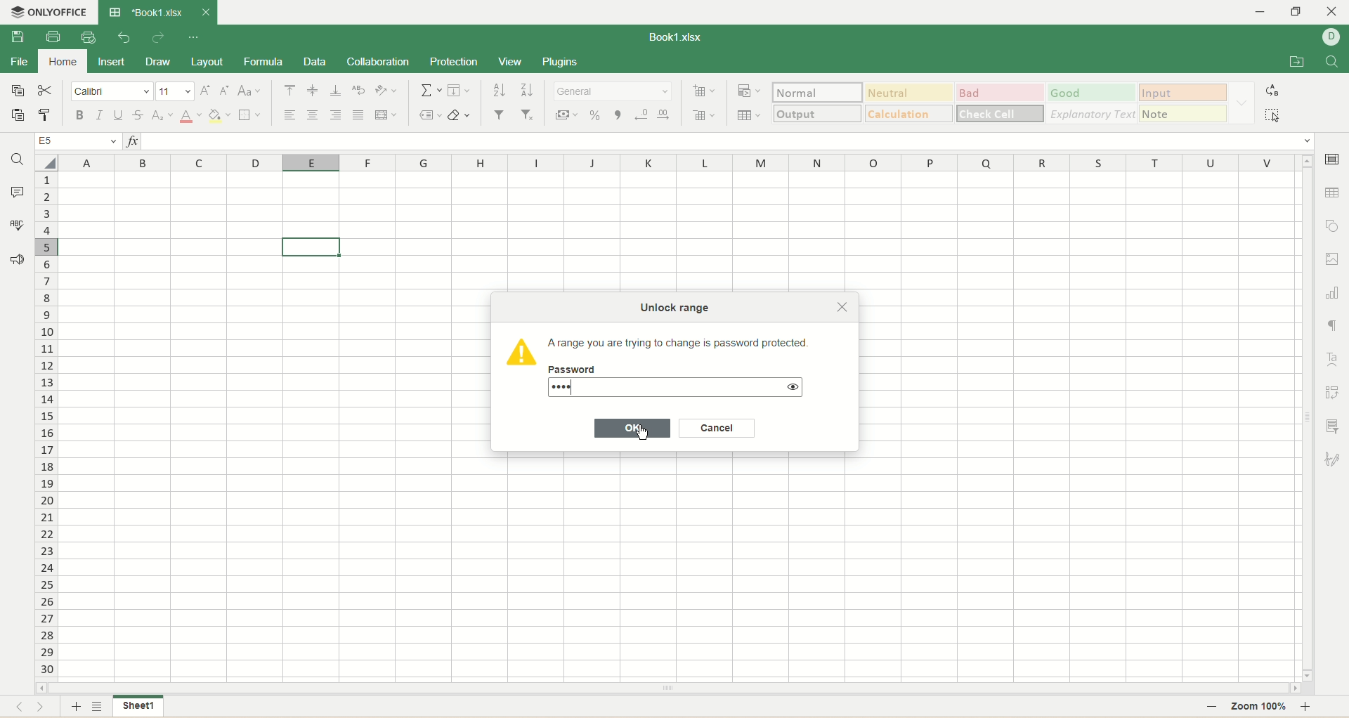  Describe the element at coordinates (500, 115) in the screenshot. I see `filter` at that location.